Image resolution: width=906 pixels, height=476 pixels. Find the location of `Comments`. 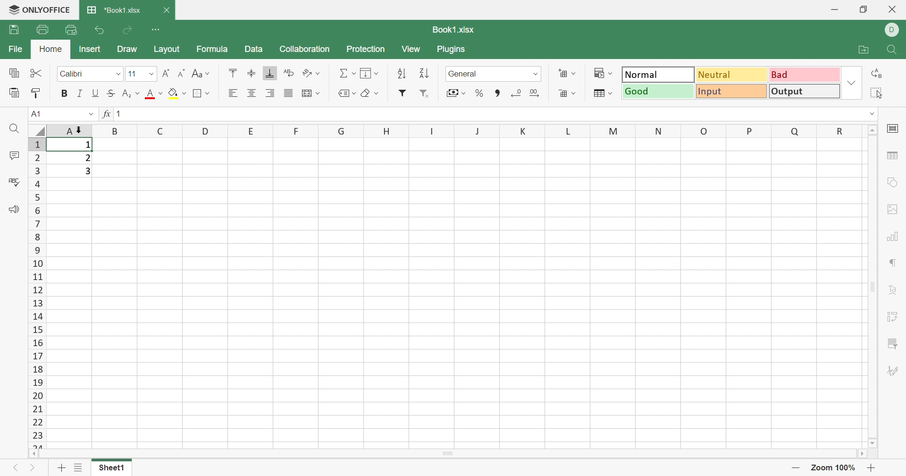

Comments is located at coordinates (16, 156).